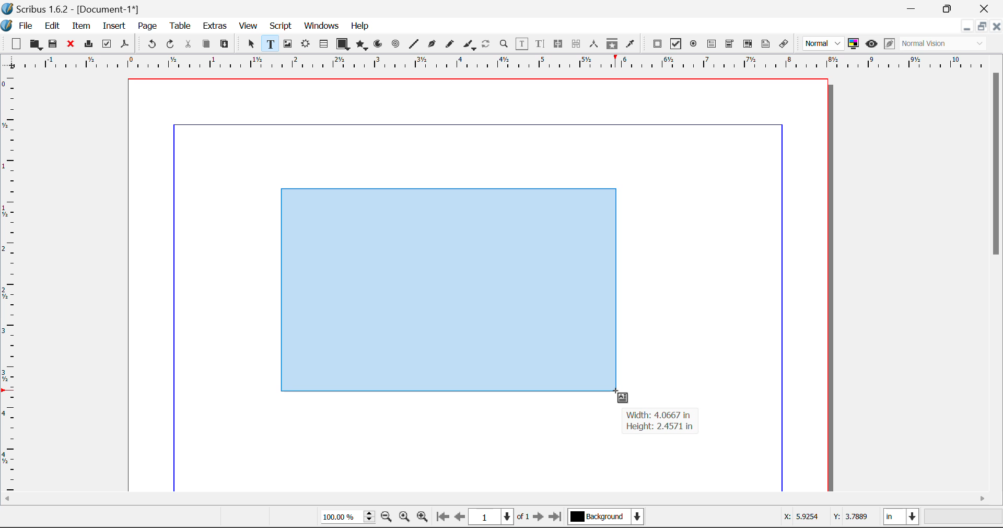 This screenshot has width=1003, height=528. Describe the element at coordinates (620, 394) in the screenshot. I see `MOUSE_UP Cursor Position` at that location.